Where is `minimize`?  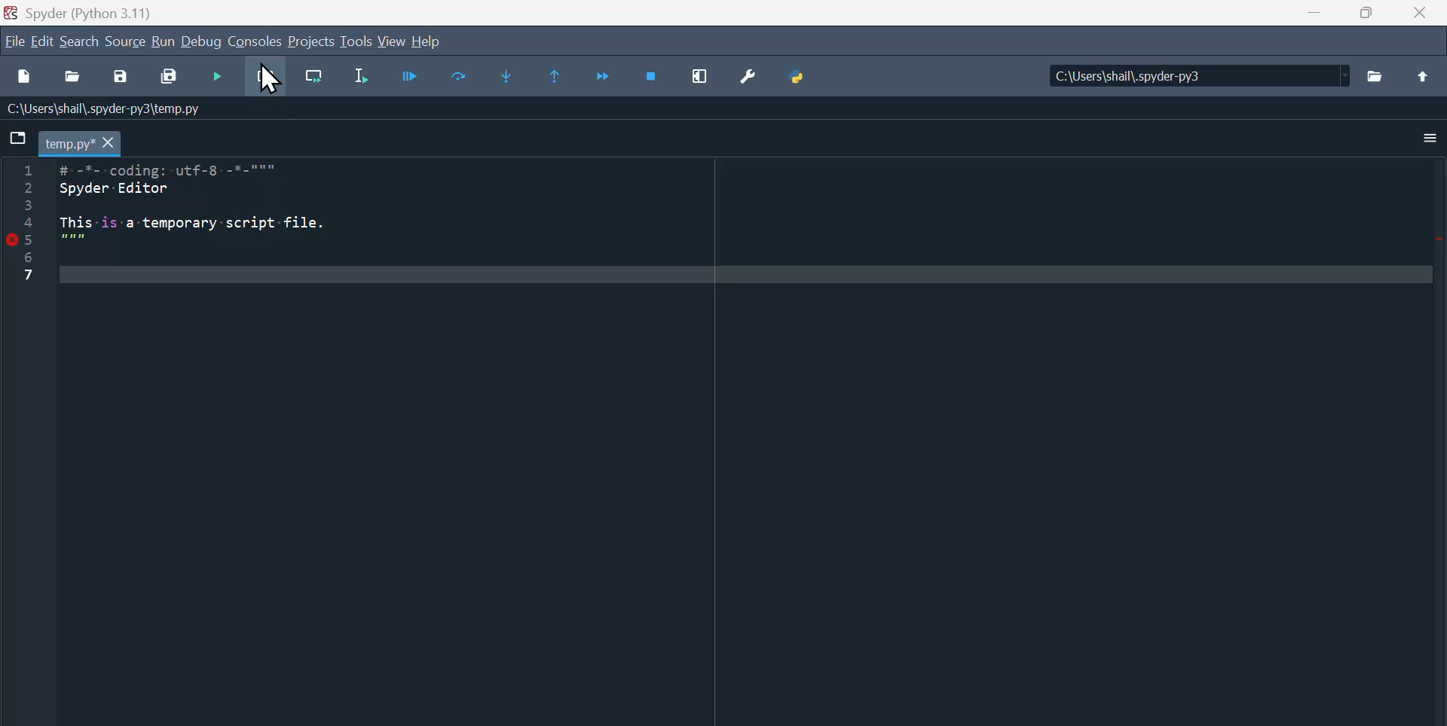 minimize is located at coordinates (1312, 13).